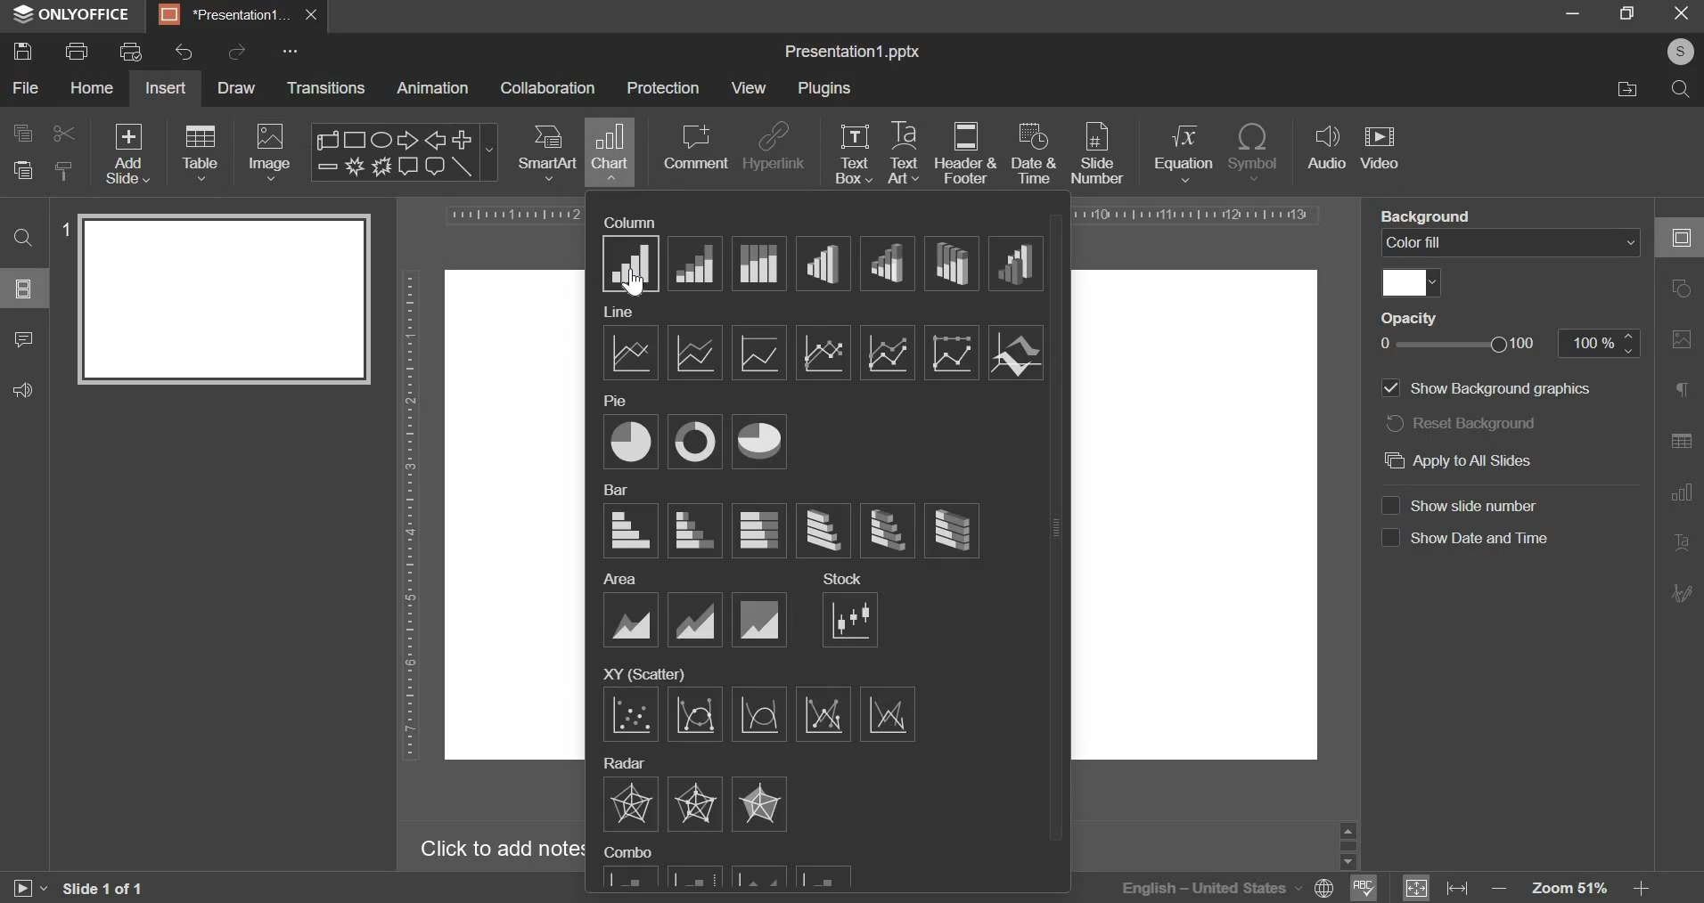 The width and height of the screenshot is (1704, 903). What do you see at coordinates (692, 620) in the screenshot?
I see `area charts` at bounding box center [692, 620].